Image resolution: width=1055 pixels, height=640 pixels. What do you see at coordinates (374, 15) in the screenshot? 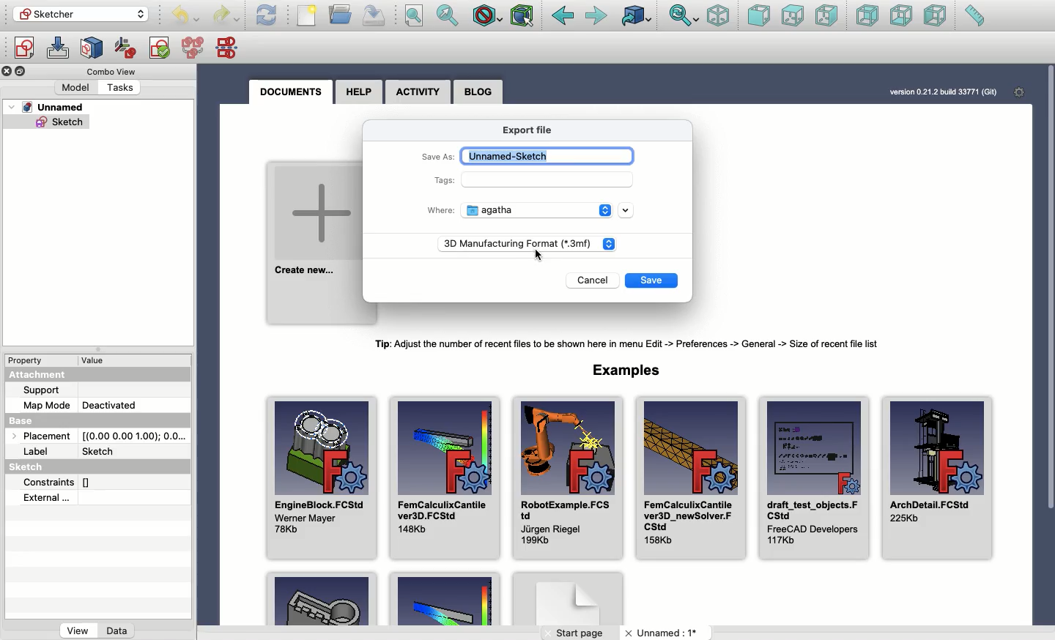
I see `Save` at bounding box center [374, 15].